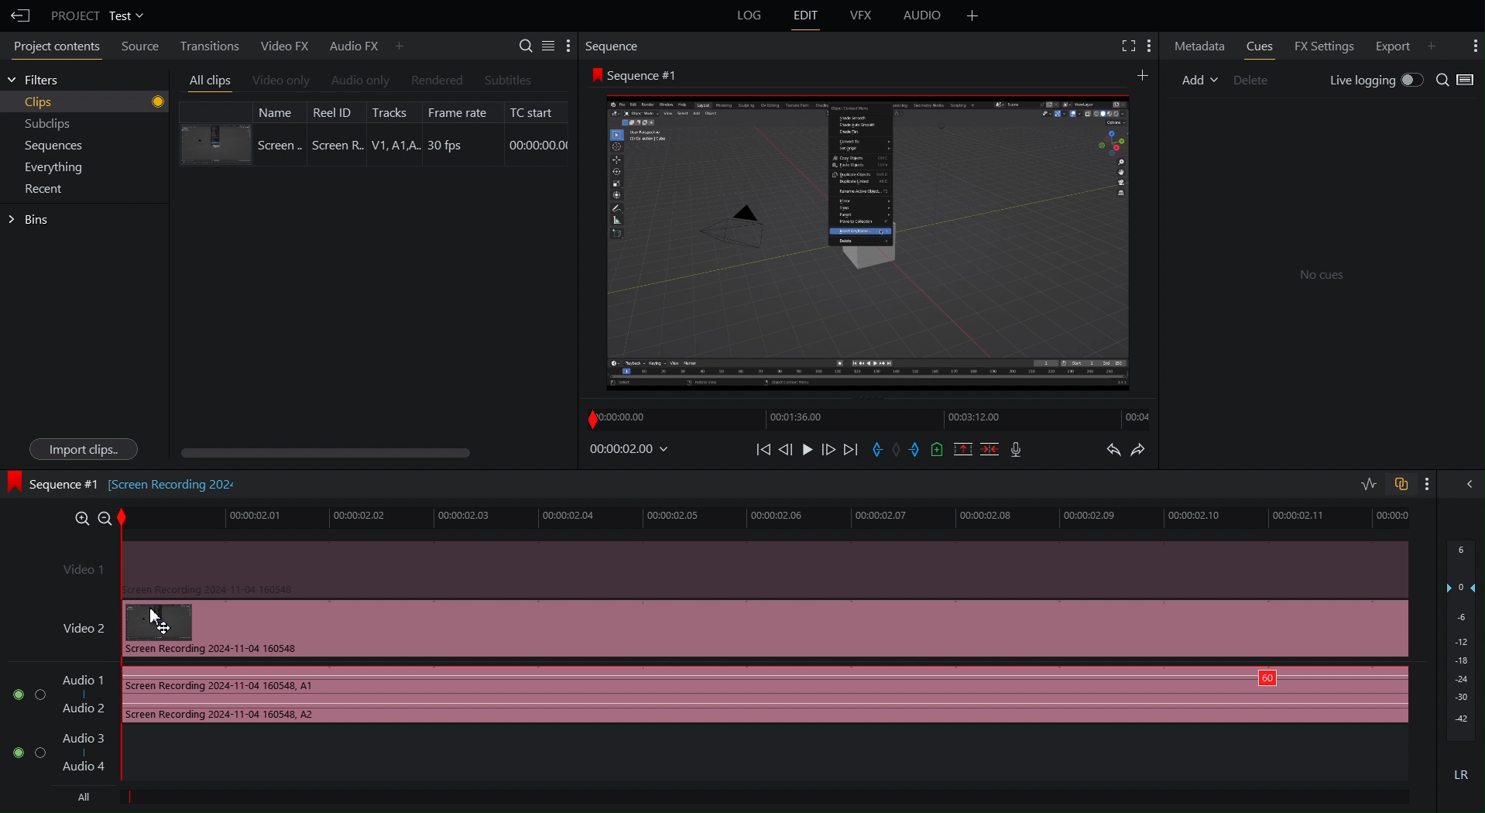 This screenshot has height=813, width=1485. Describe the element at coordinates (1198, 46) in the screenshot. I see `Metadata` at that location.